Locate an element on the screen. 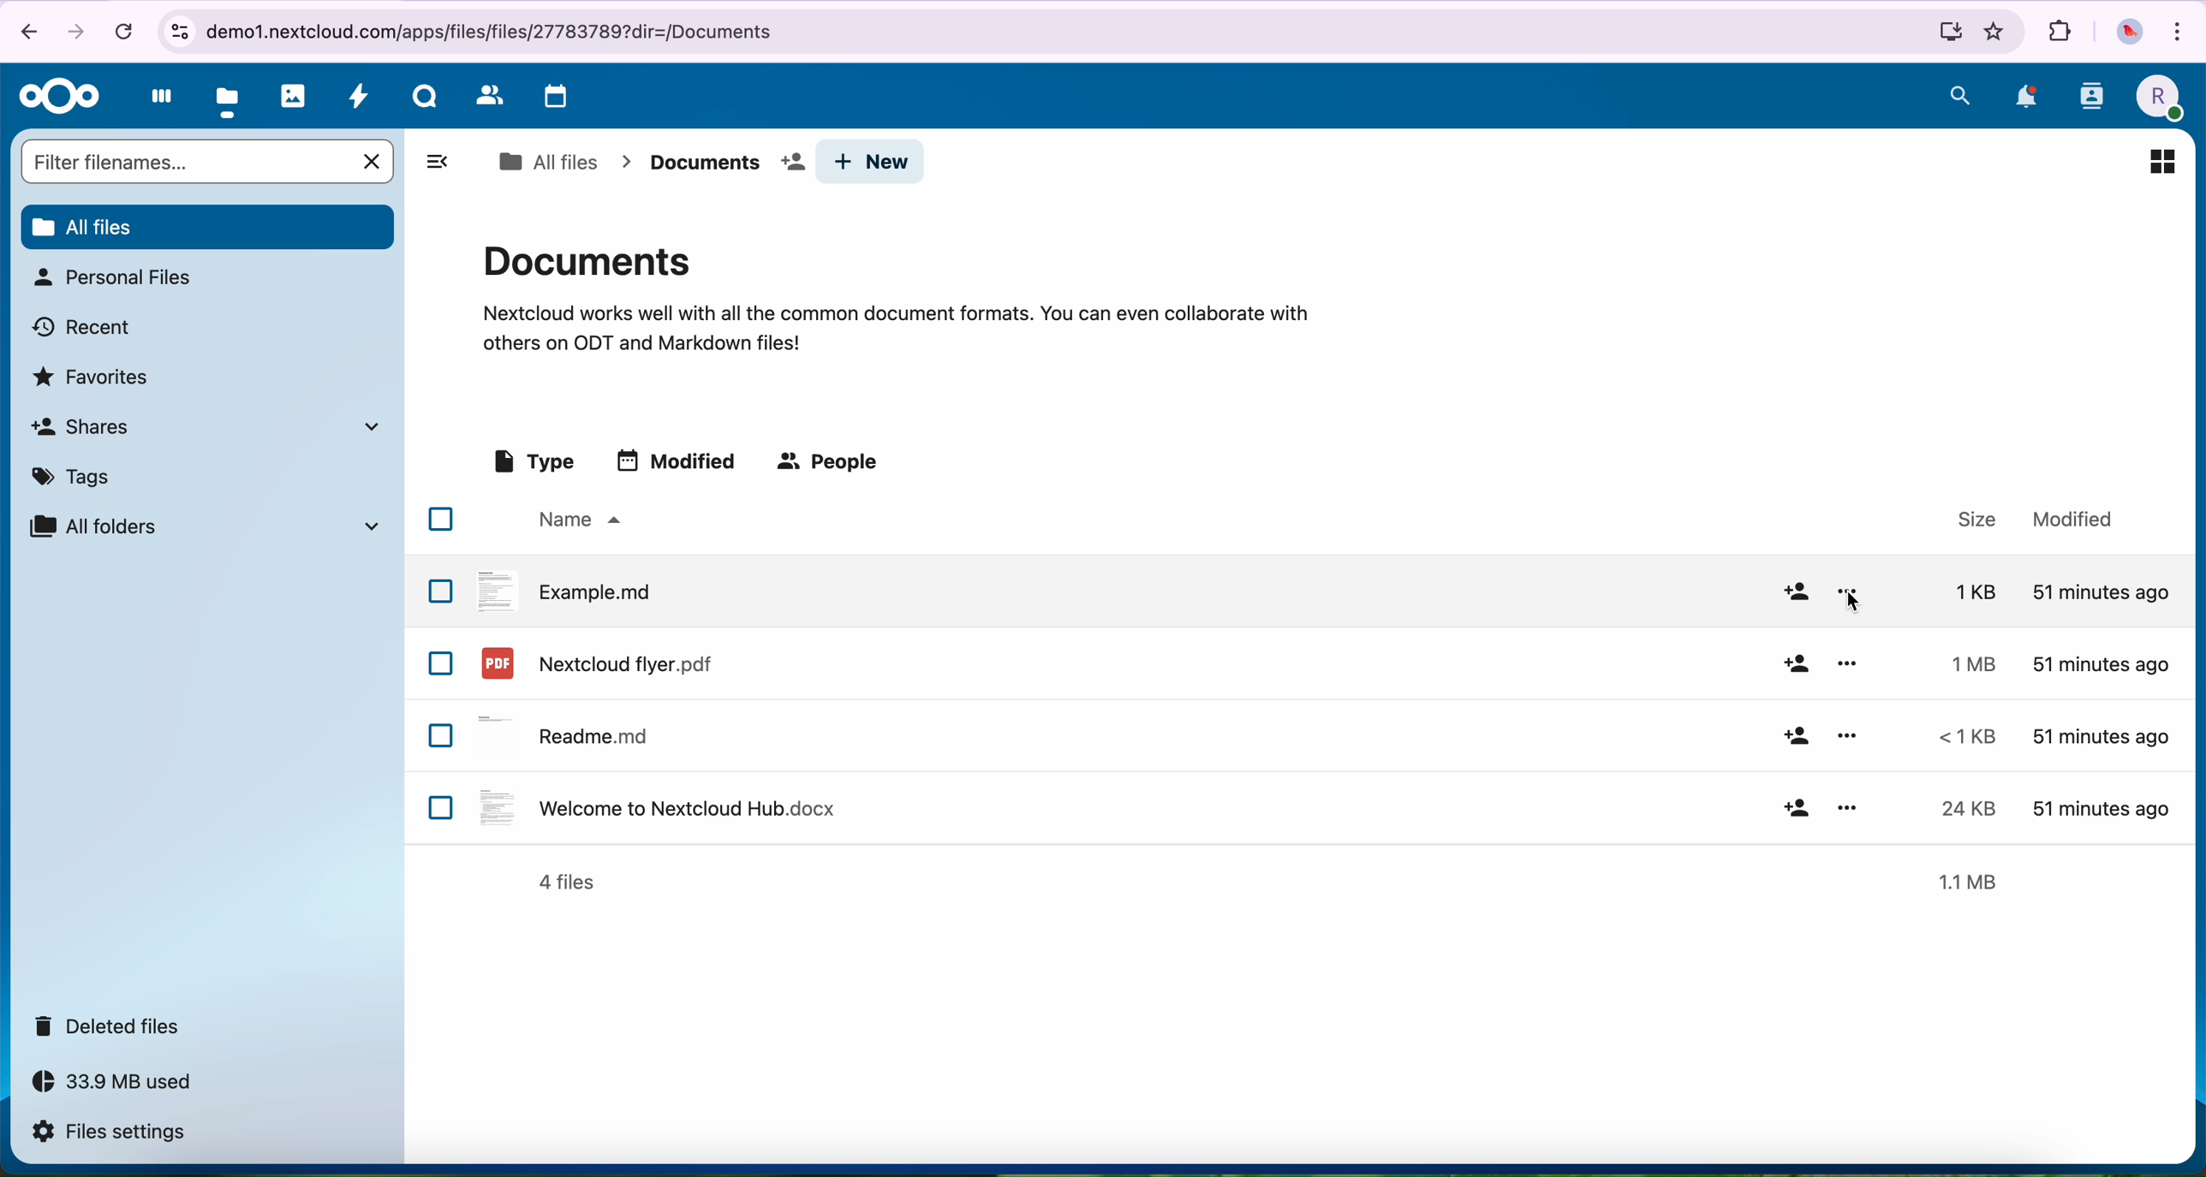 This screenshot has width=2206, height=1177. files settings is located at coordinates (113, 1133).